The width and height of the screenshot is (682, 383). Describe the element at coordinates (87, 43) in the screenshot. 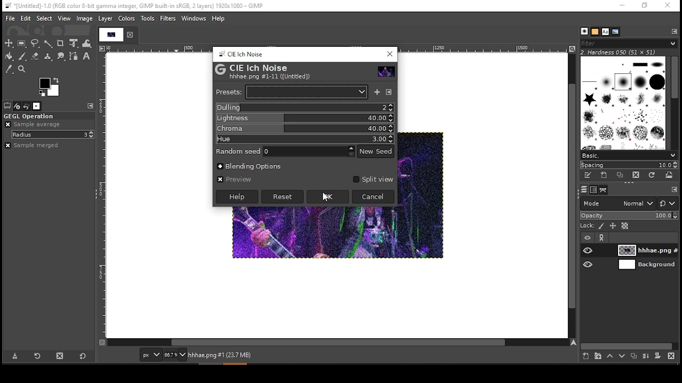

I see `warp transform tool` at that location.